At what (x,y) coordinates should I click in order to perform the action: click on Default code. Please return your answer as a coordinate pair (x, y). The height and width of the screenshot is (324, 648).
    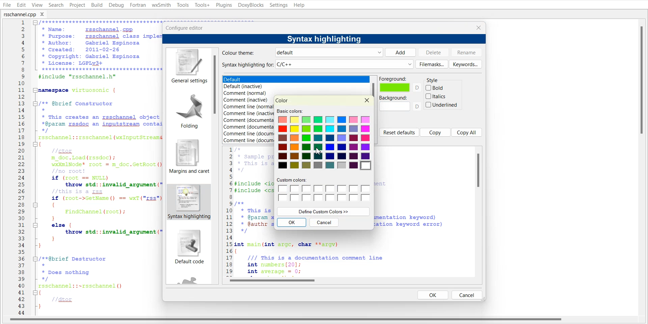
    Looking at the image, I should click on (189, 248).